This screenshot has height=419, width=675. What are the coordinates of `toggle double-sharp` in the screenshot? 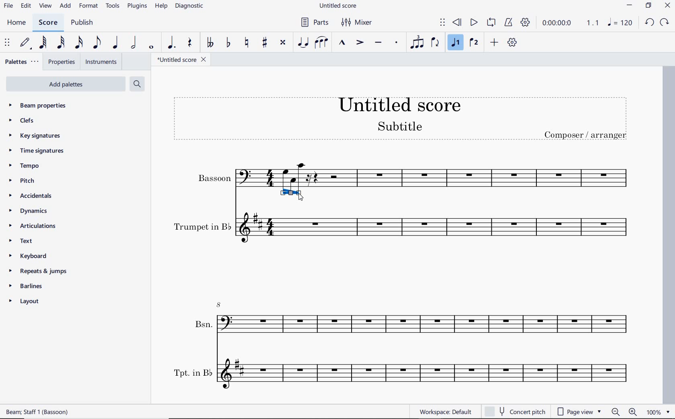 It's located at (283, 43).